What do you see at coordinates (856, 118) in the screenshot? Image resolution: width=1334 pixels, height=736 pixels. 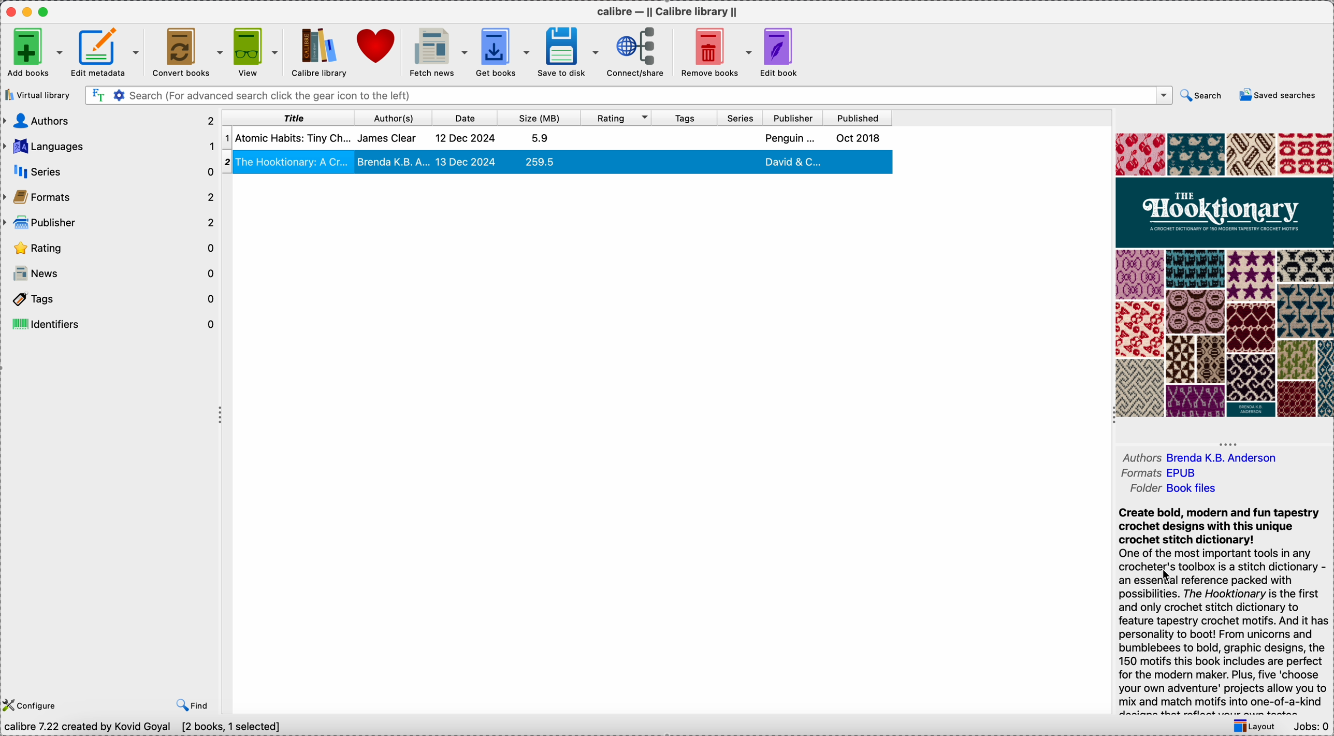 I see `published` at bounding box center [856, 118].